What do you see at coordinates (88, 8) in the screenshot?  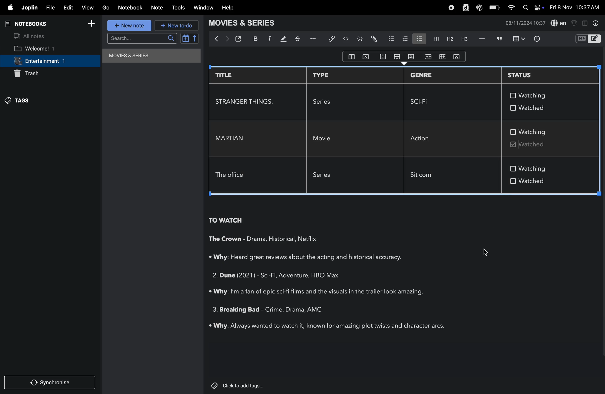 I see `view` at bounding box center [88, 8].